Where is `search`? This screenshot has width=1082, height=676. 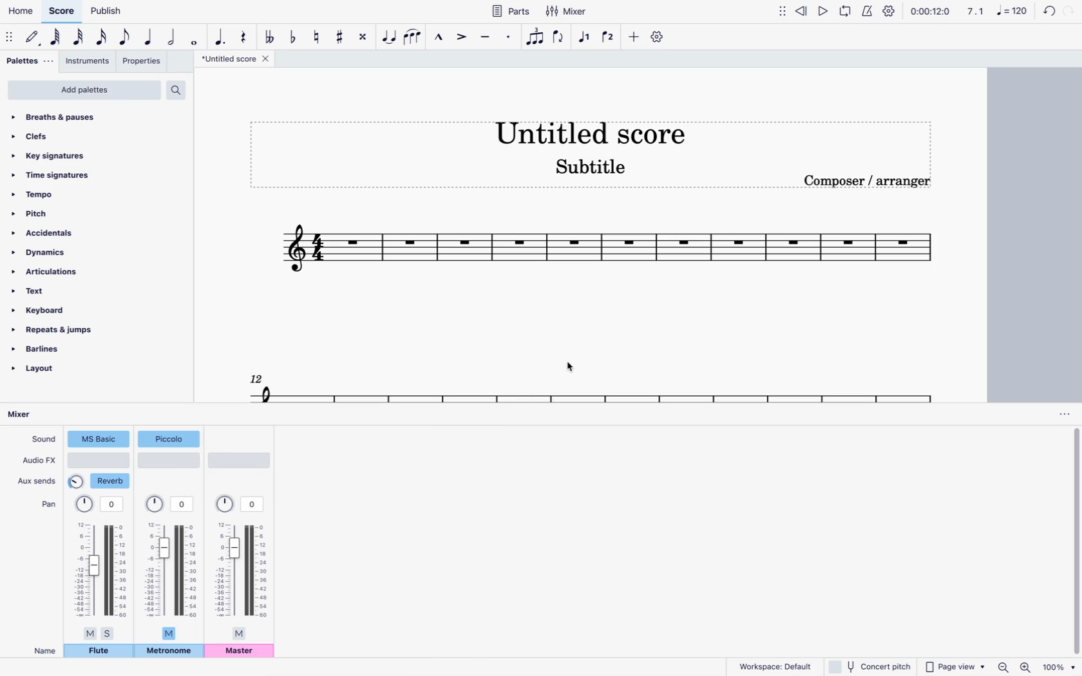
search is located at coordinates (181, 88).